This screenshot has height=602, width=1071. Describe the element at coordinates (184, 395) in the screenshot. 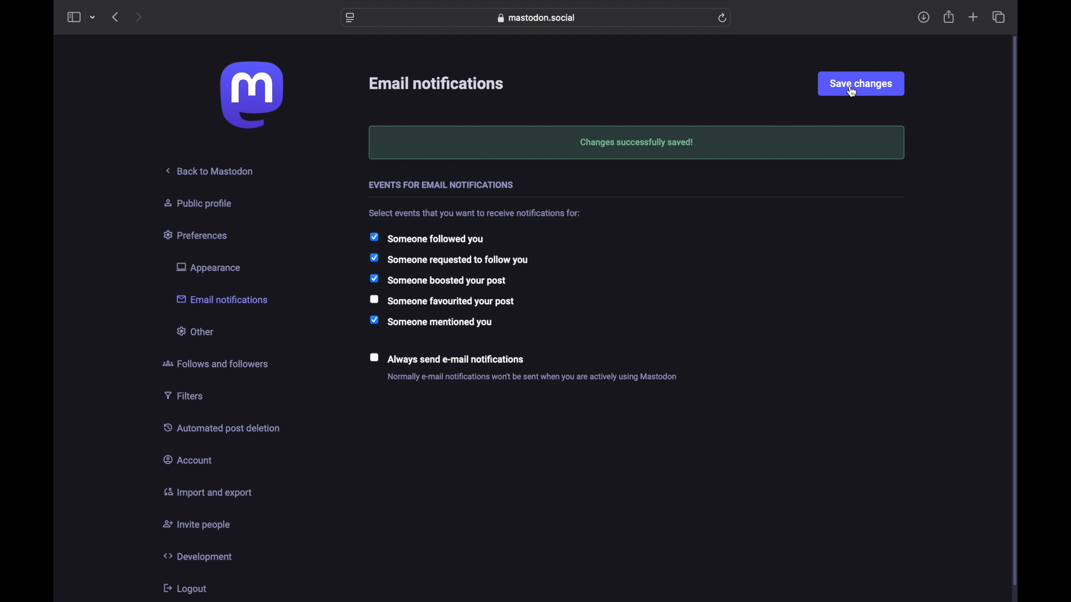

I see `filters` at that location.